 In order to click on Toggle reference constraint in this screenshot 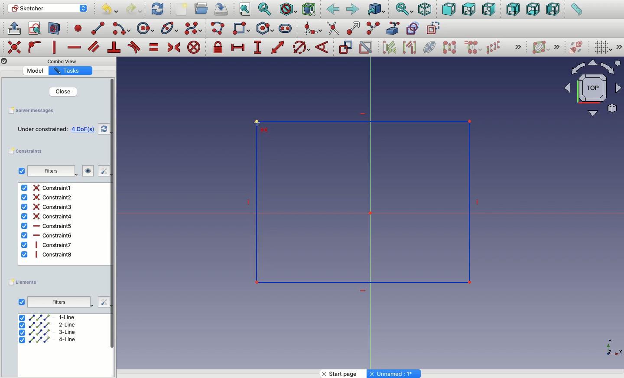, I will do `click(345, 47)`.